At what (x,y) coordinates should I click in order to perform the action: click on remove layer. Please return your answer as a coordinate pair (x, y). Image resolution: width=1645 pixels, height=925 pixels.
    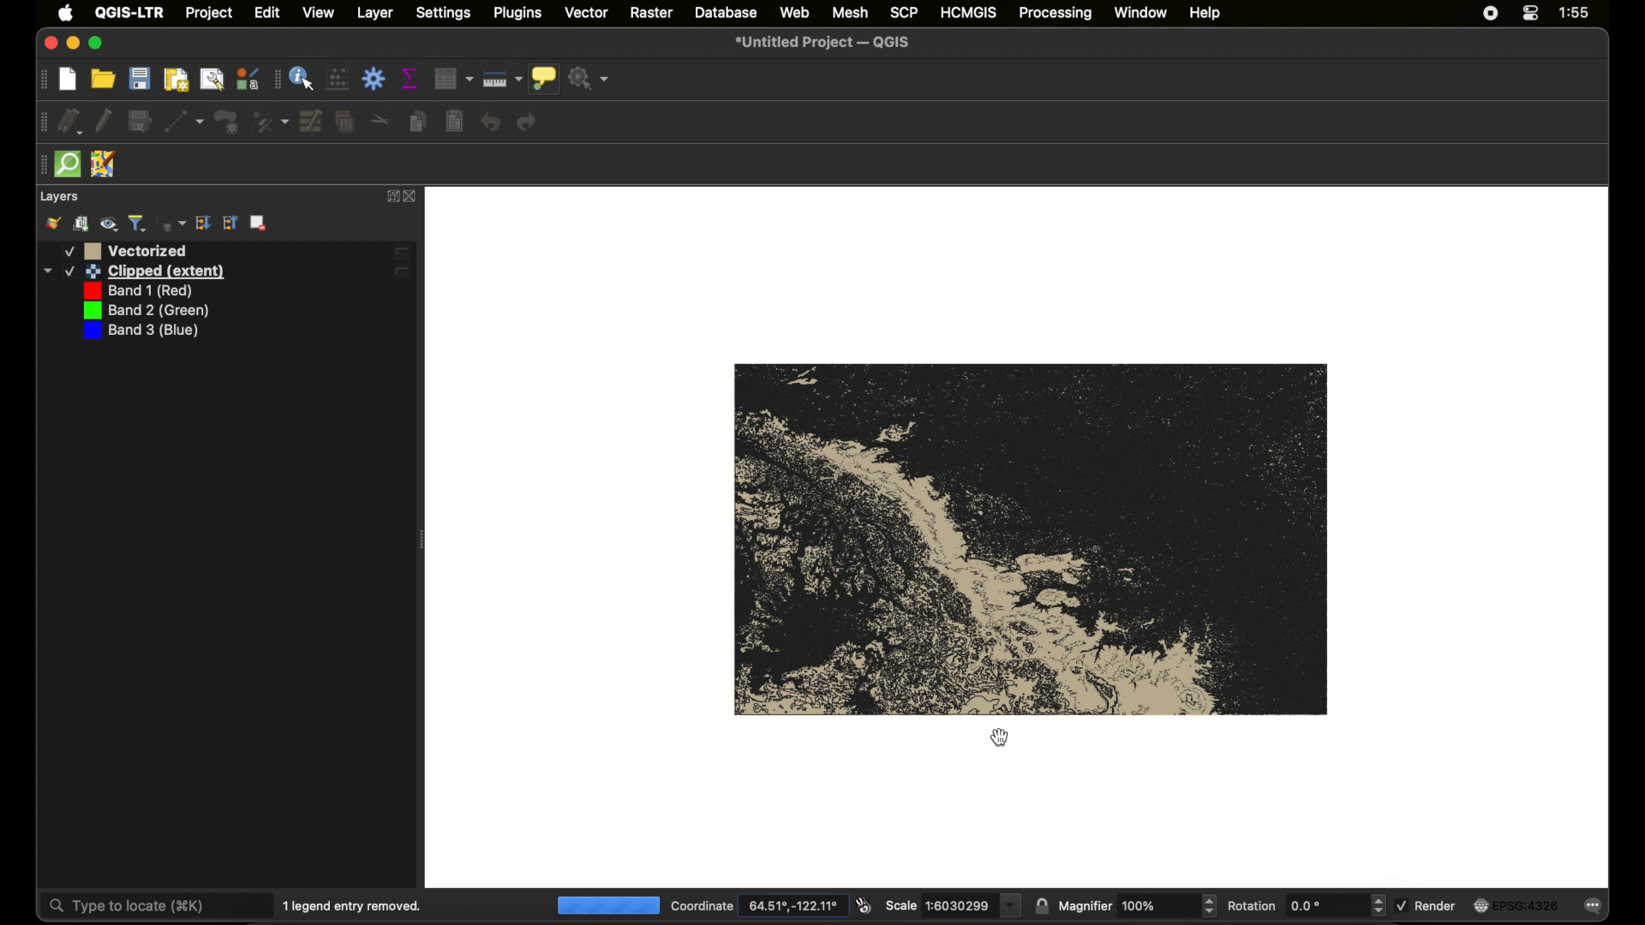
    Looking at the image, I should click on (259, 223).